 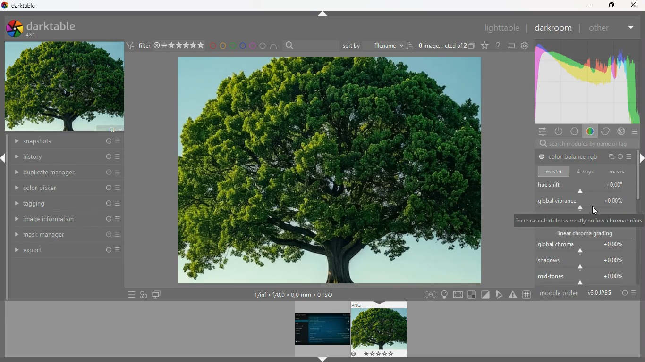 I want to click on search, so click(x=310, y=46).